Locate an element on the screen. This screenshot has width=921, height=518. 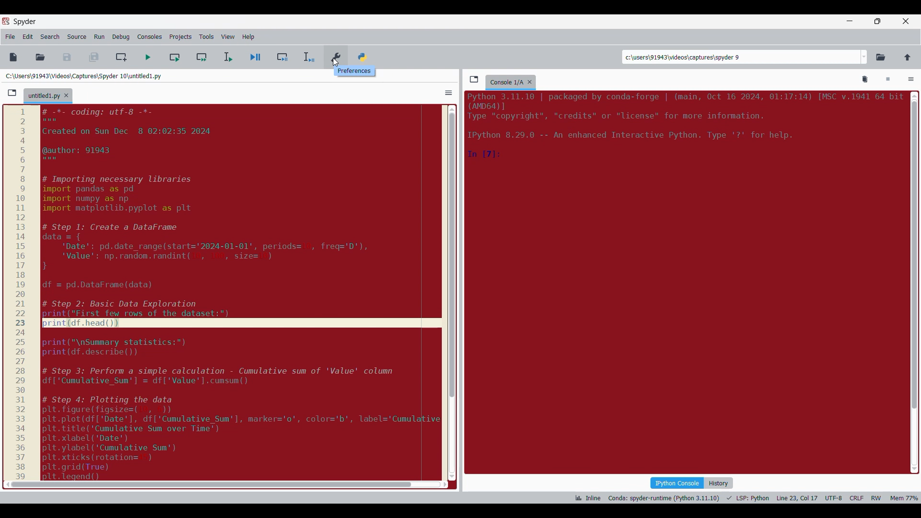
Help menu is located at coordinates (248, 37).